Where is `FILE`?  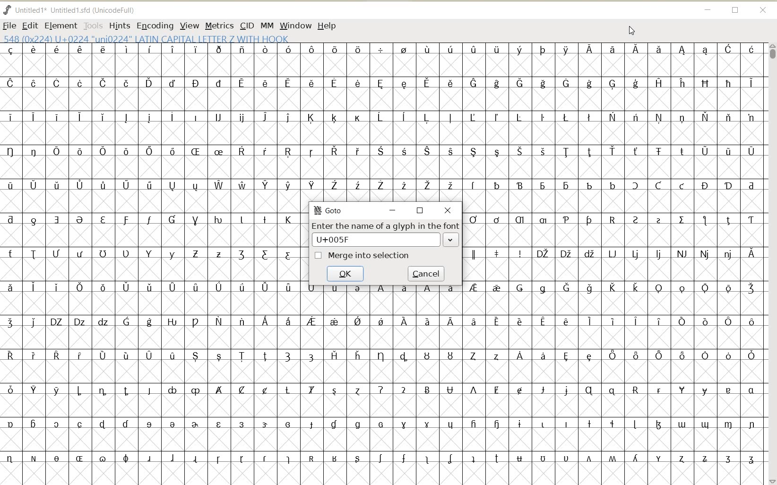 FILE is located at coordinates (9, 26).